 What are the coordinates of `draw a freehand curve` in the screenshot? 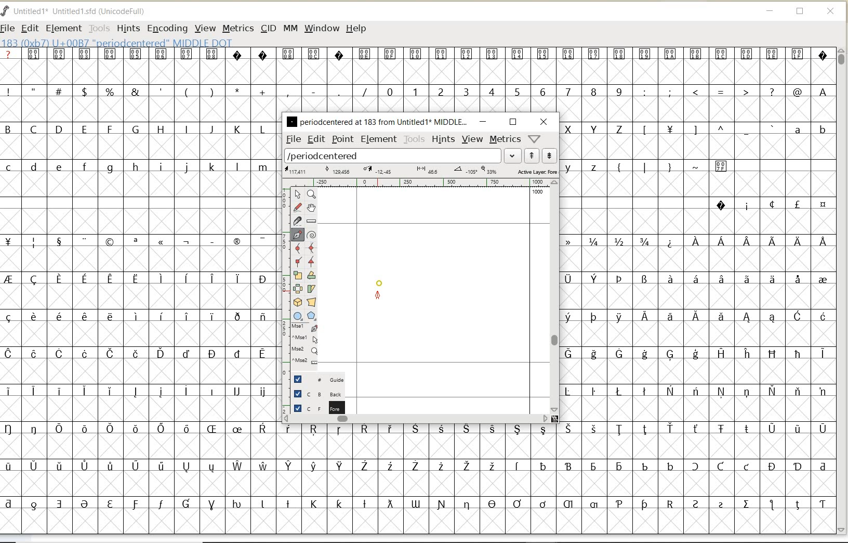 It's located at (297, 206).